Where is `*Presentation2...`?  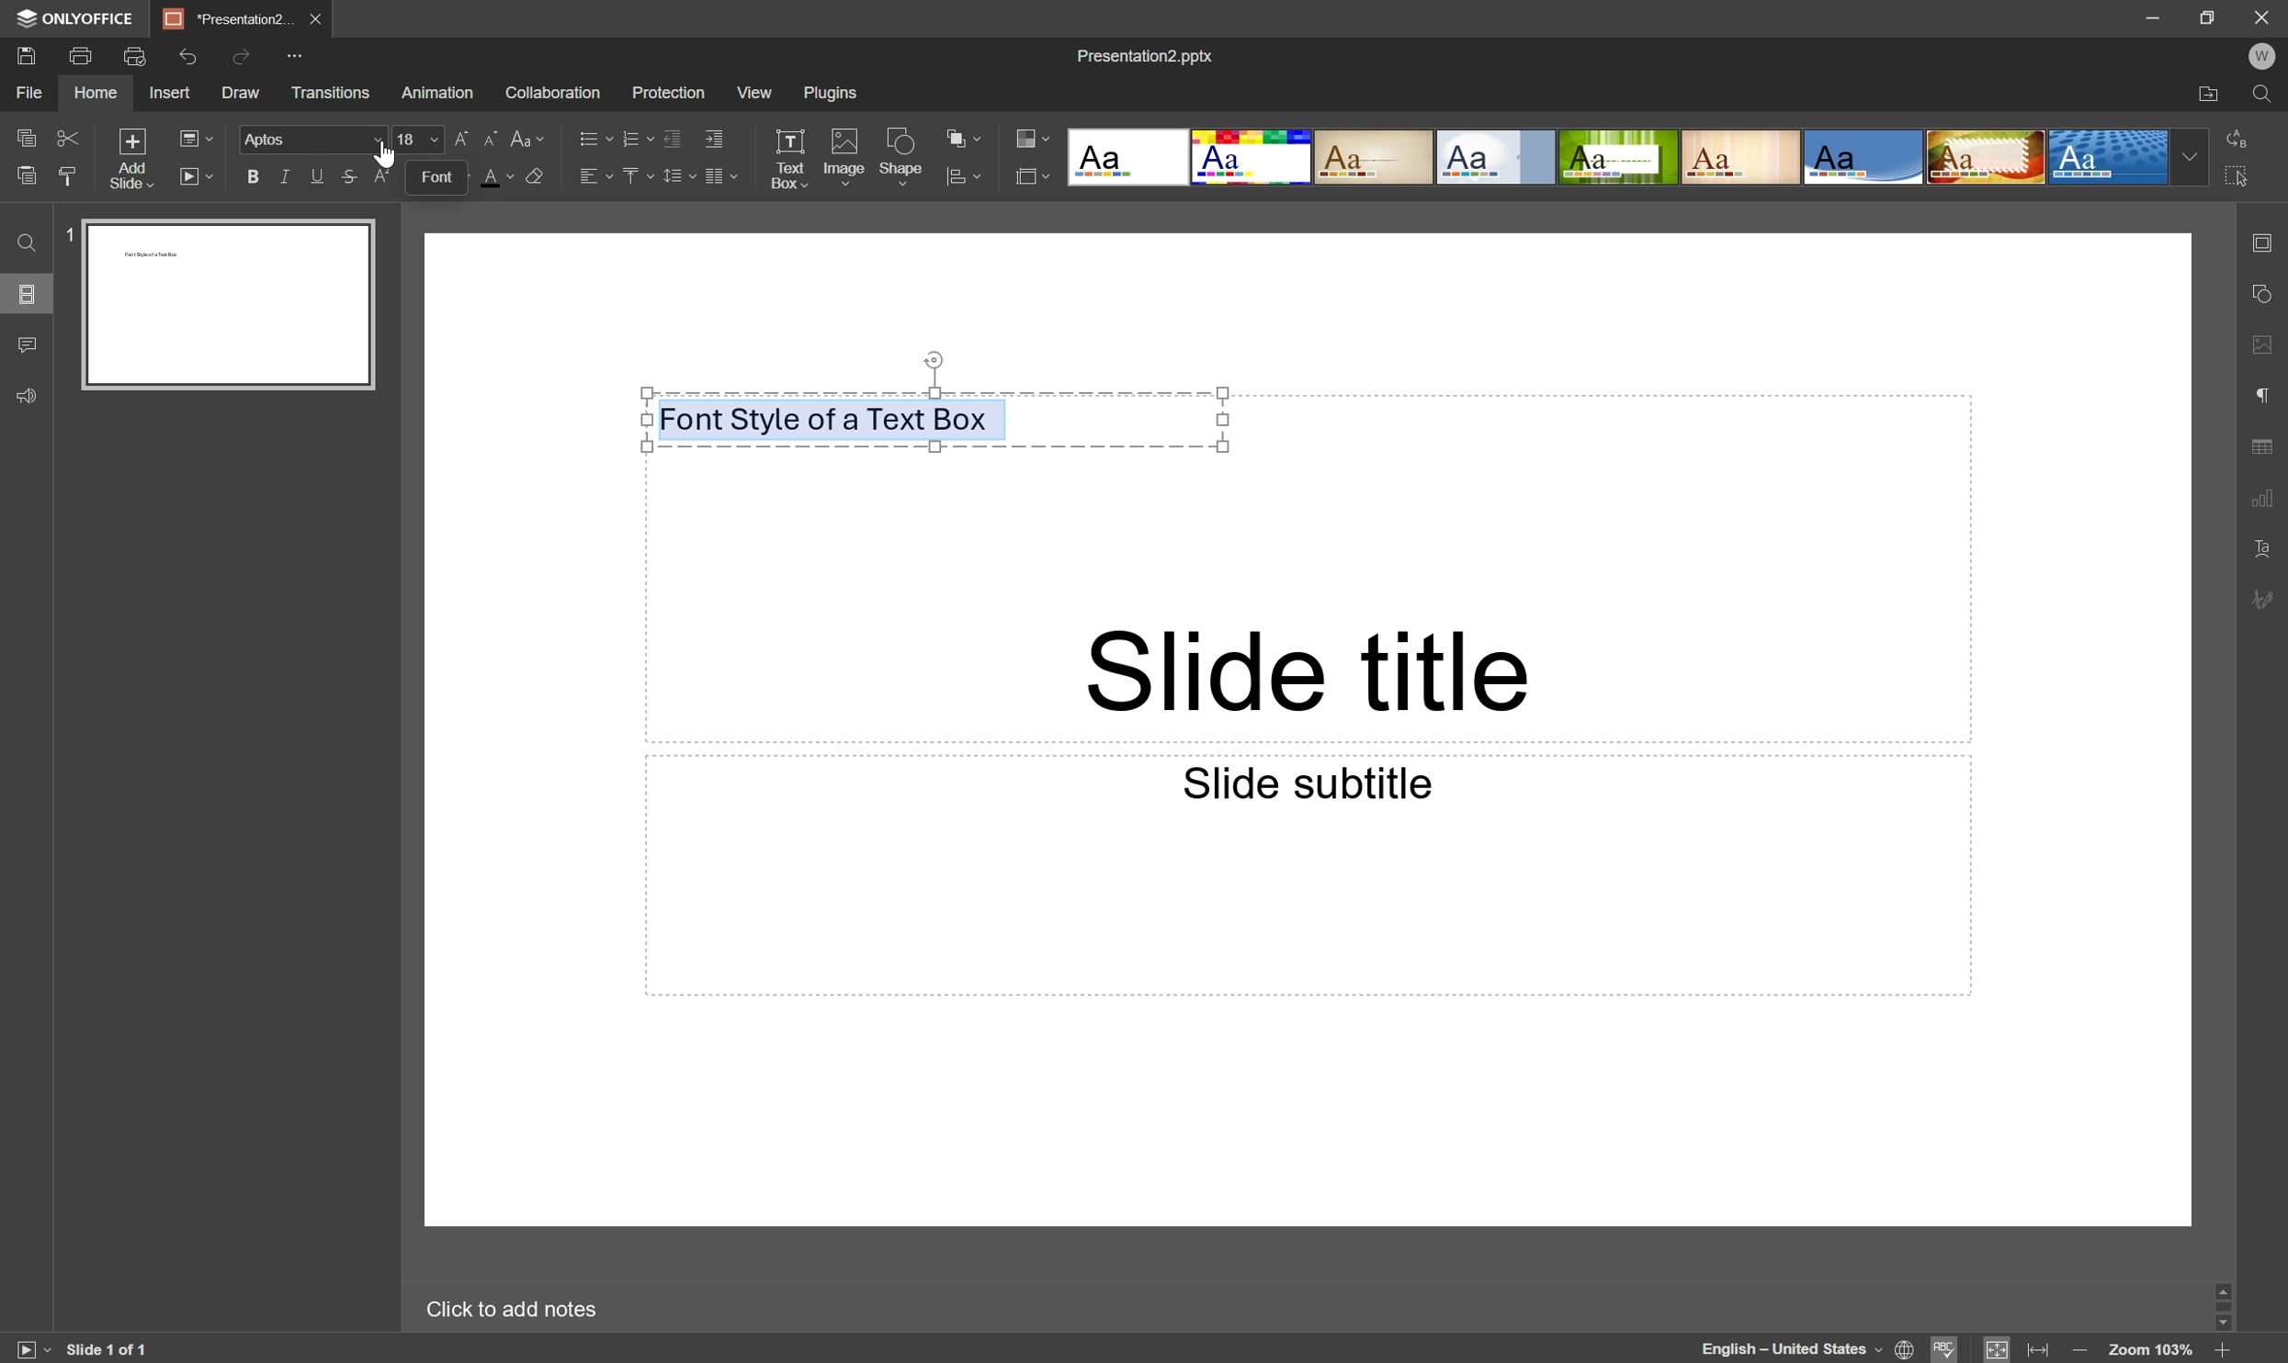
*Presentation2... is located at coordinates (229, 18).